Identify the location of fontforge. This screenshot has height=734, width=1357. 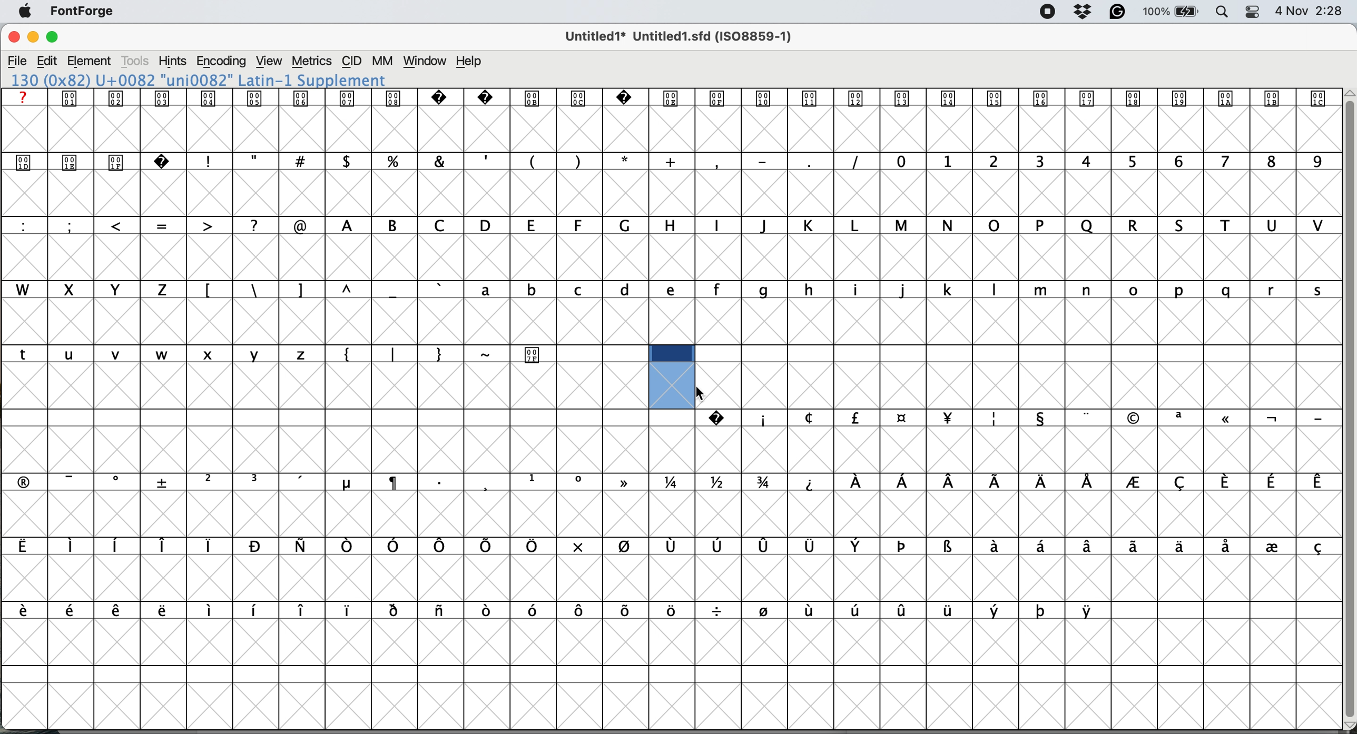
(83, 11).